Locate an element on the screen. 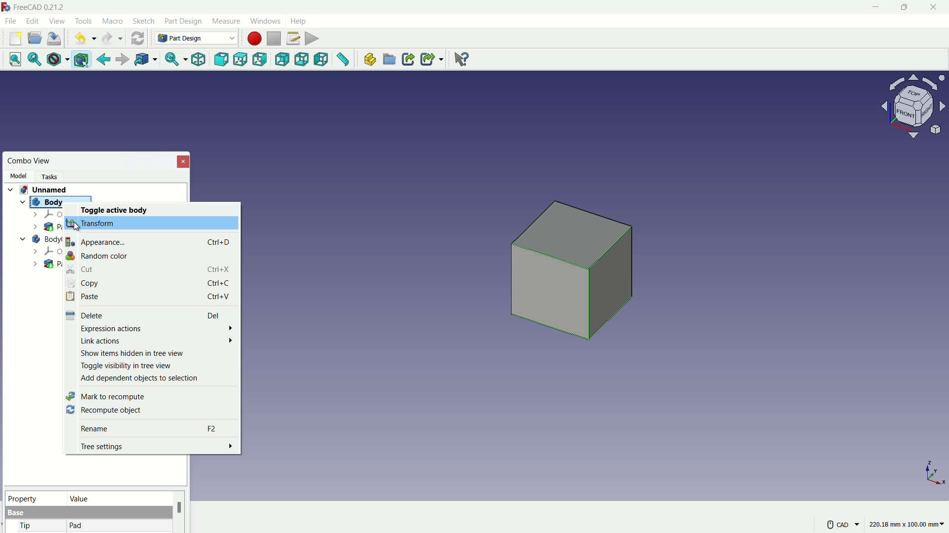 This screenshot has height=533, width=949. 220.18 mm x 100.00 mm~ is located at coordinates (906, 524).